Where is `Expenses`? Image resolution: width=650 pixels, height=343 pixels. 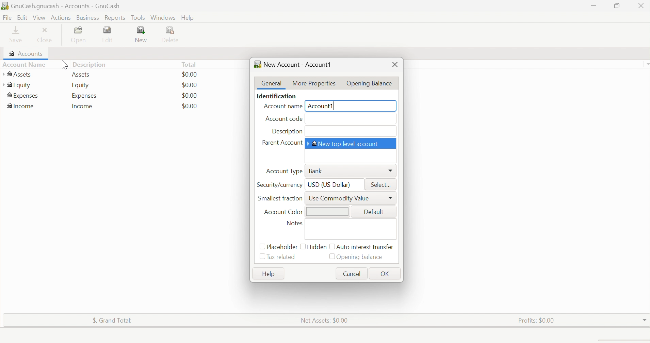
Expenses is located at coordinates (85, 96).